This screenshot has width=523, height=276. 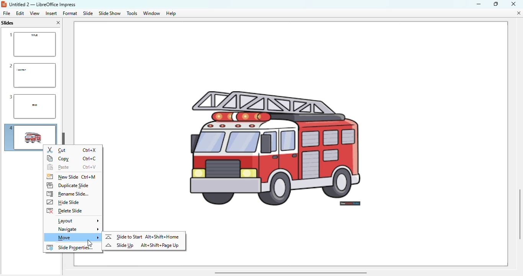 I want to click on cut, so click(x=57, y=150).